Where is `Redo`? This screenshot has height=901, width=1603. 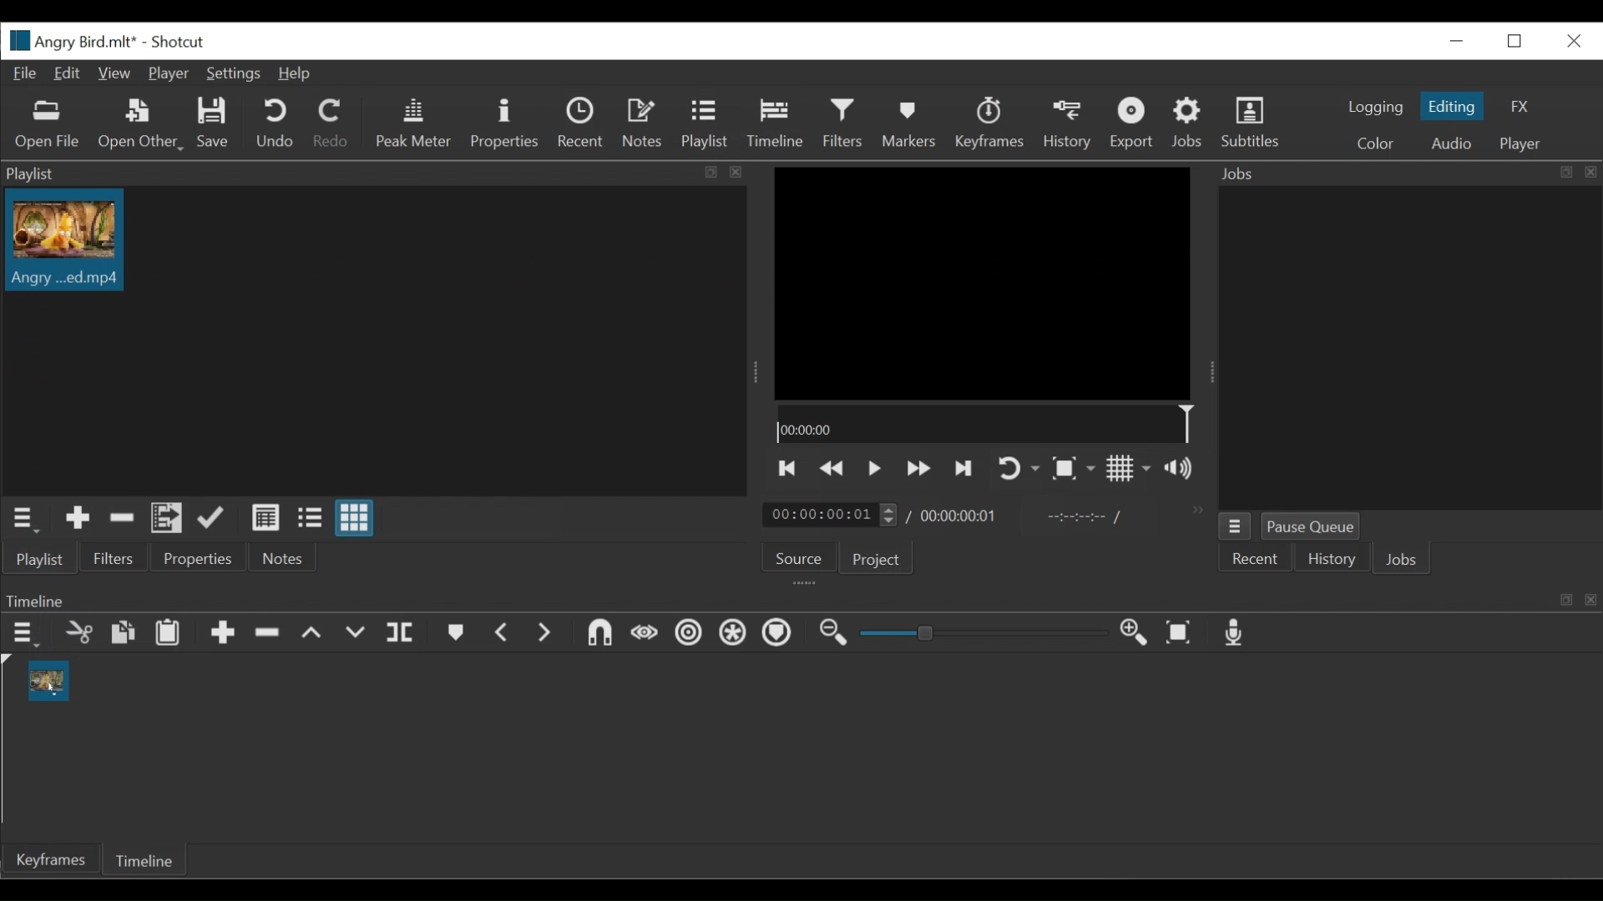
Redo is located at coordinates (331, 124).